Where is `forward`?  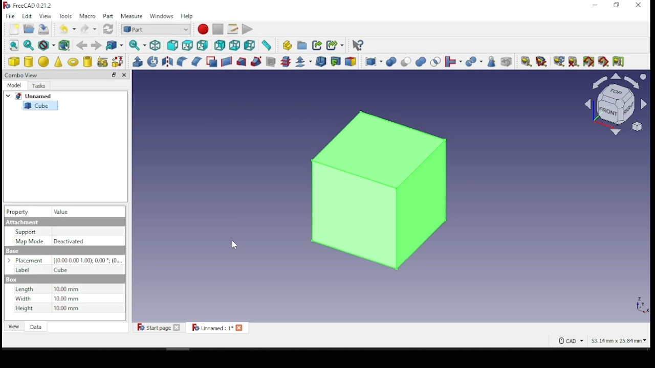 forward is located at coordinates (96, 45).